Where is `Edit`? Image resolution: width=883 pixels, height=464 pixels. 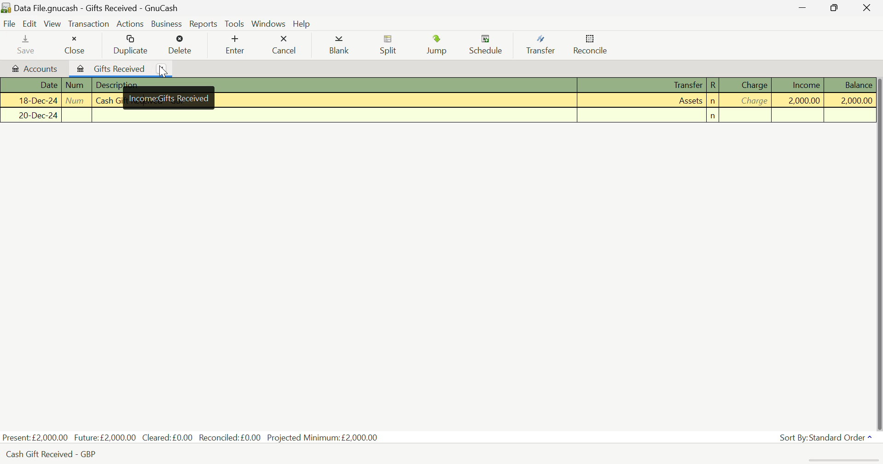 Edit is located at coordinates (31, 24).